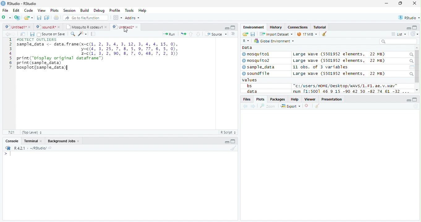 This screenshot has height=222, width=421. I want to click on data, so click(251, 91).